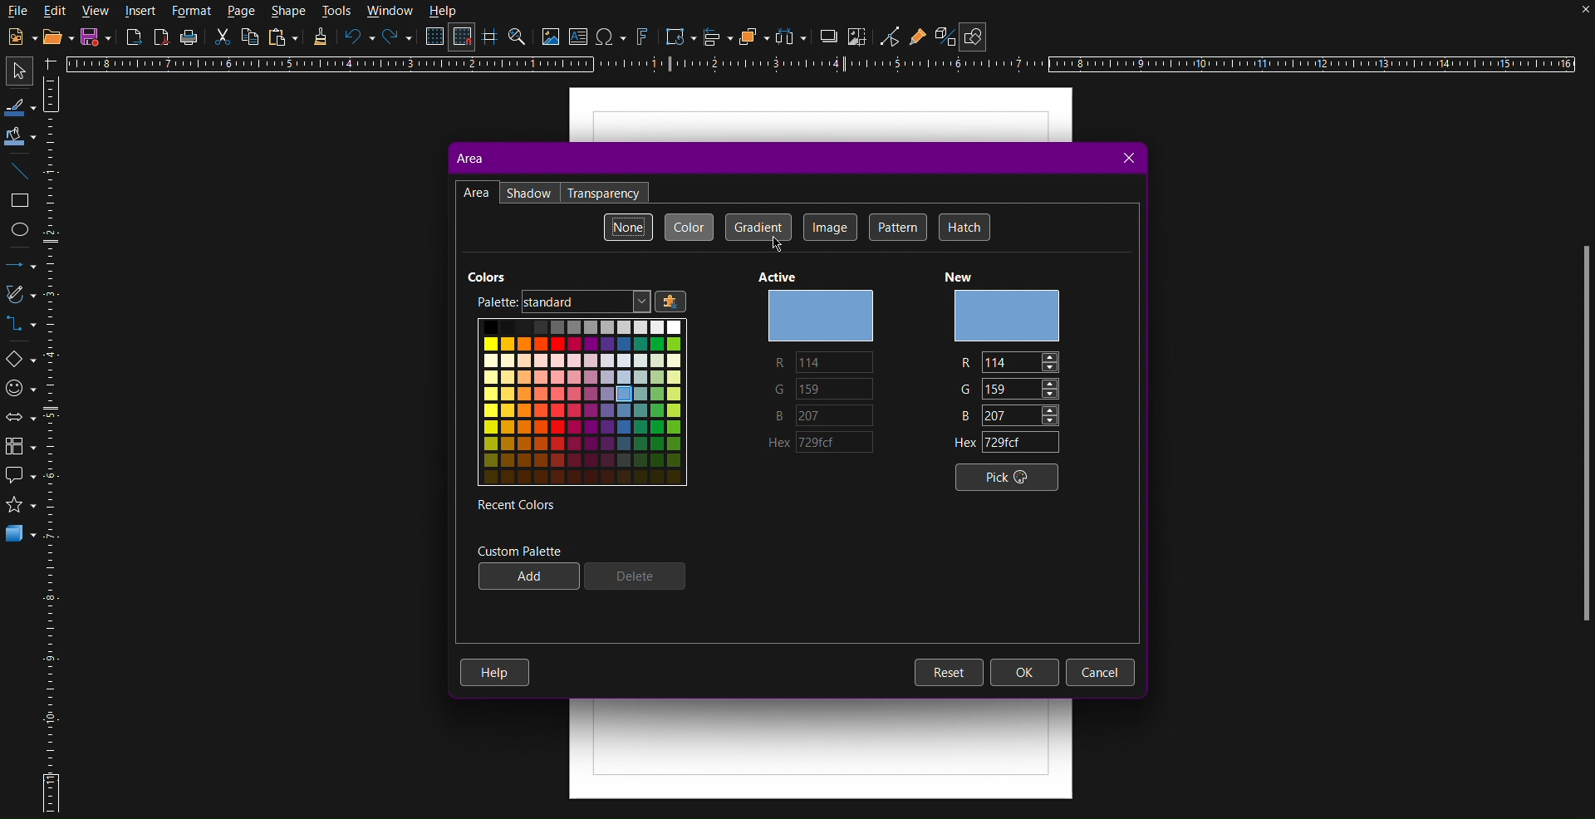 Image resolution: width=1595 pixels, height=819 pixels. I want to click on Pattern, so click(897, 226).